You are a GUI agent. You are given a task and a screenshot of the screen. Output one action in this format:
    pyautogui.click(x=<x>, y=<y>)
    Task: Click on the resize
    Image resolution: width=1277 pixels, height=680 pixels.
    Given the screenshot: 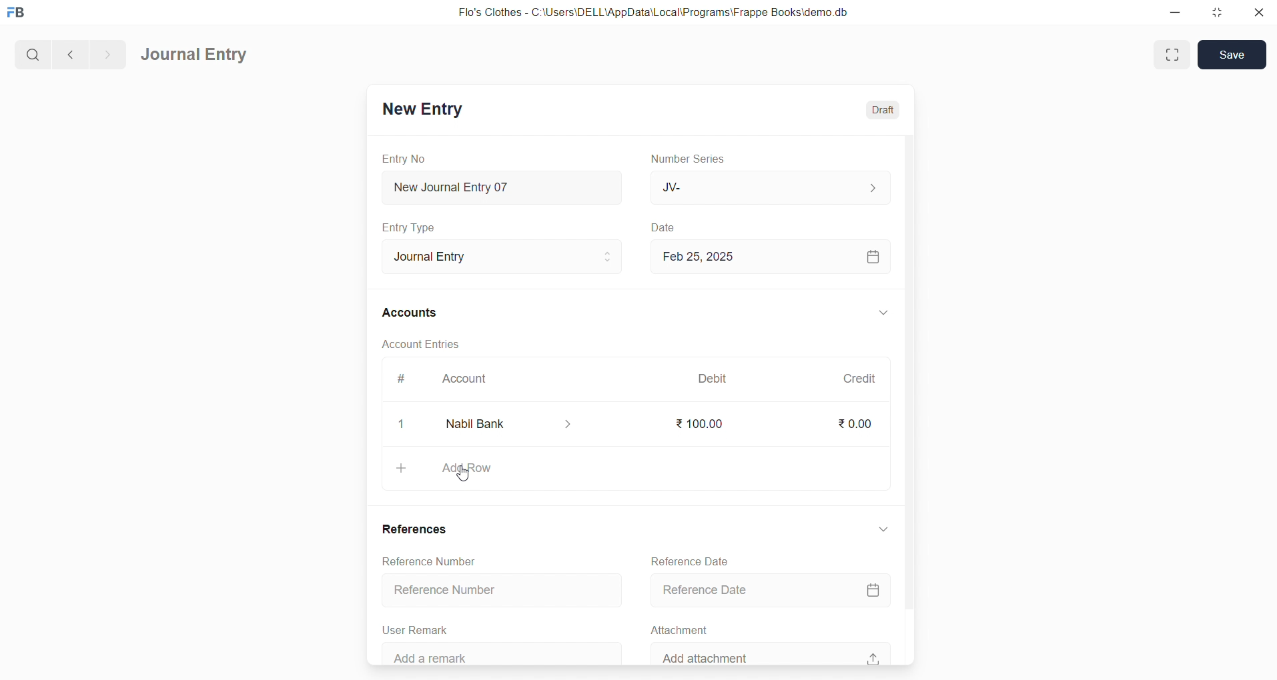 What is the action you would take?
    pyautogui.click(x=1215, y=13)
    